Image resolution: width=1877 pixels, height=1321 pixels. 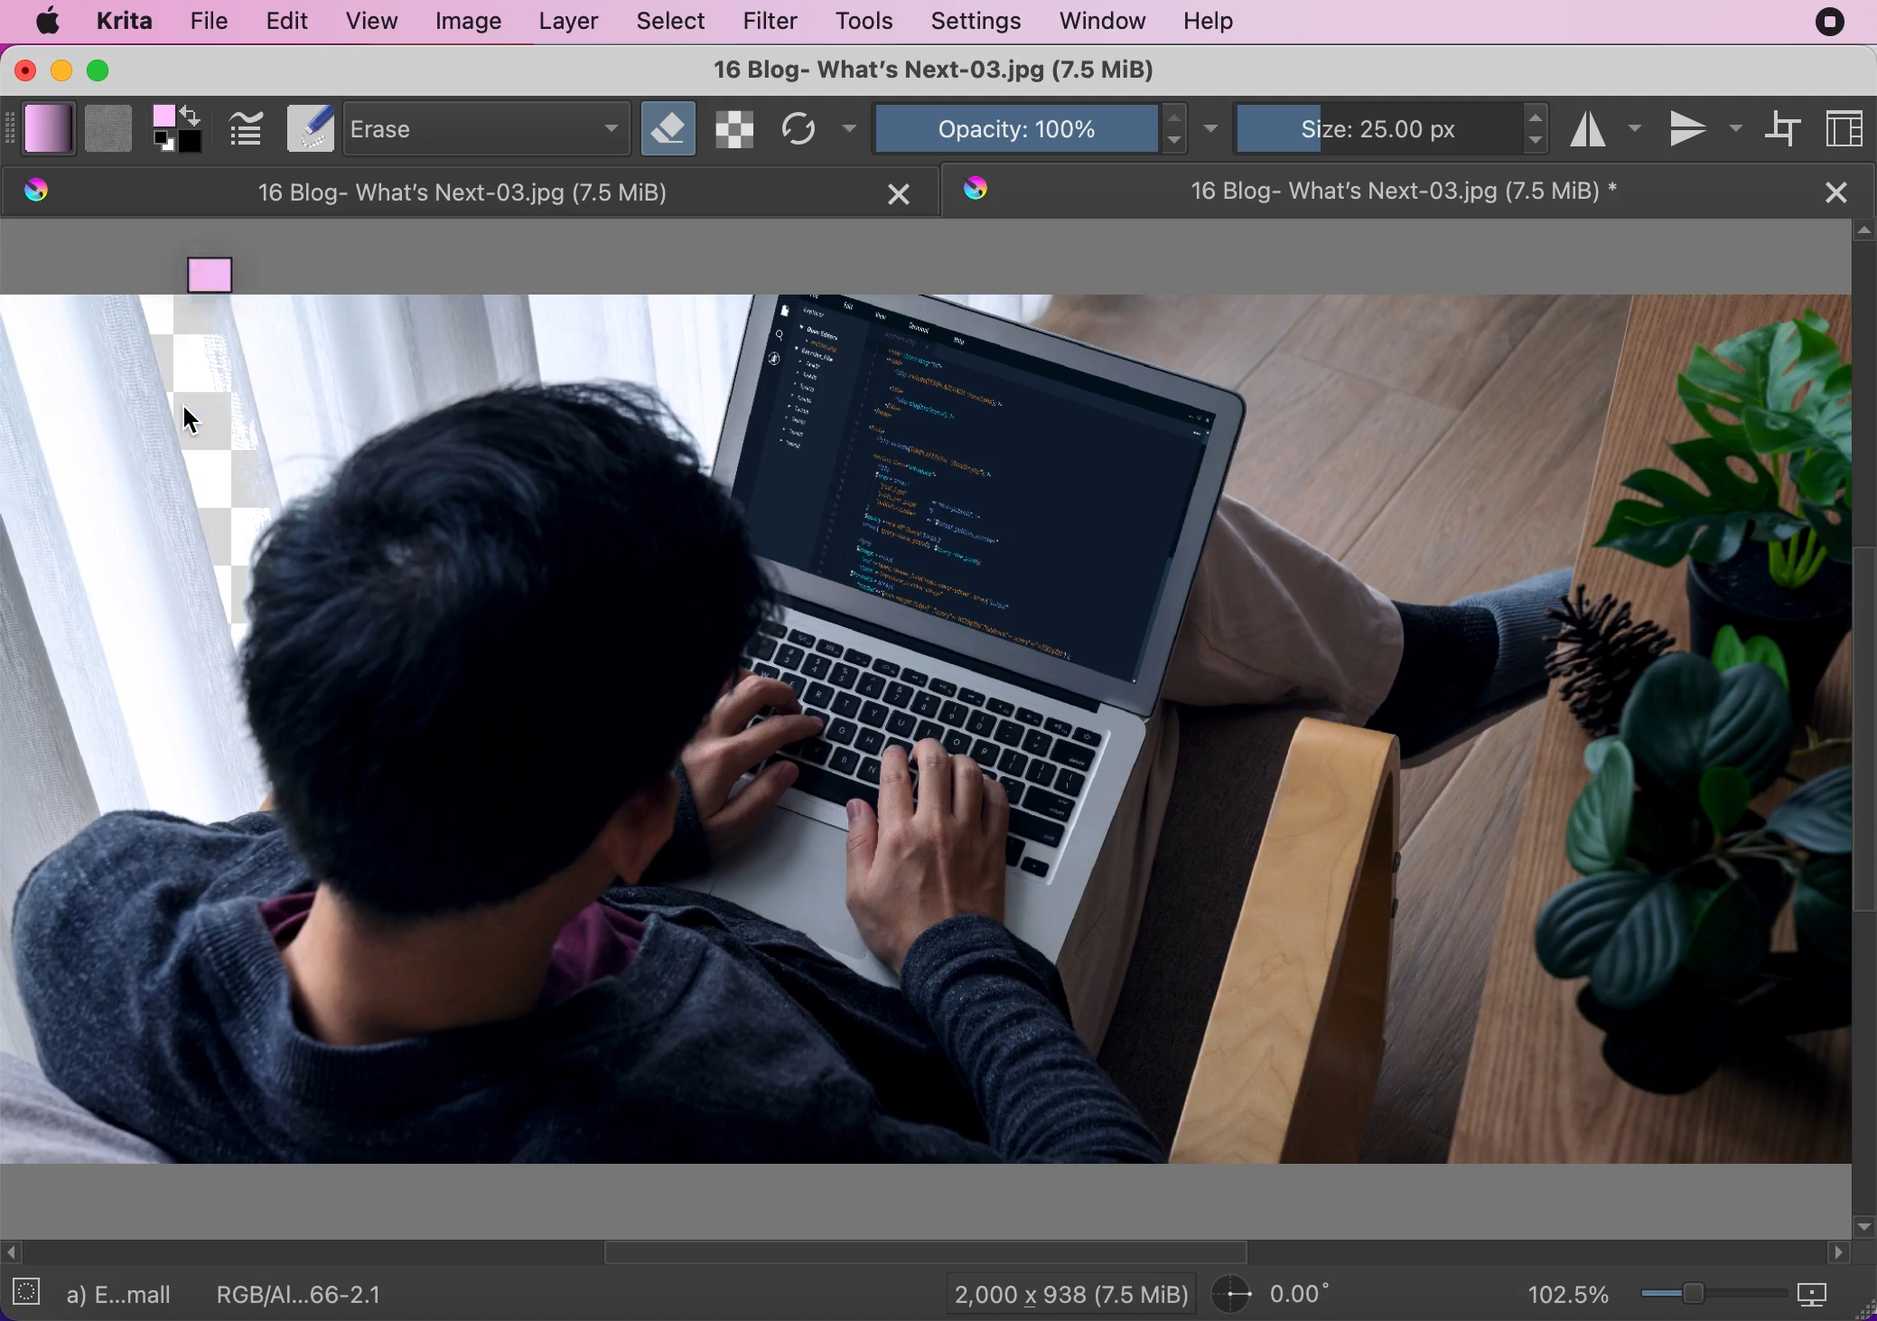 I want to click on edit, so click(x=292, y=22).